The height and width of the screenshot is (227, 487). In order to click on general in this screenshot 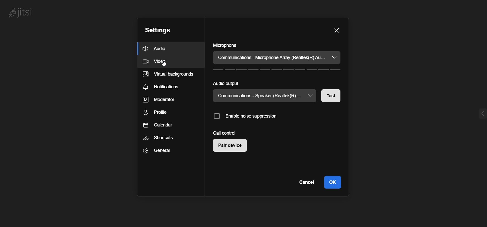, I will do `click(160, 151)`.